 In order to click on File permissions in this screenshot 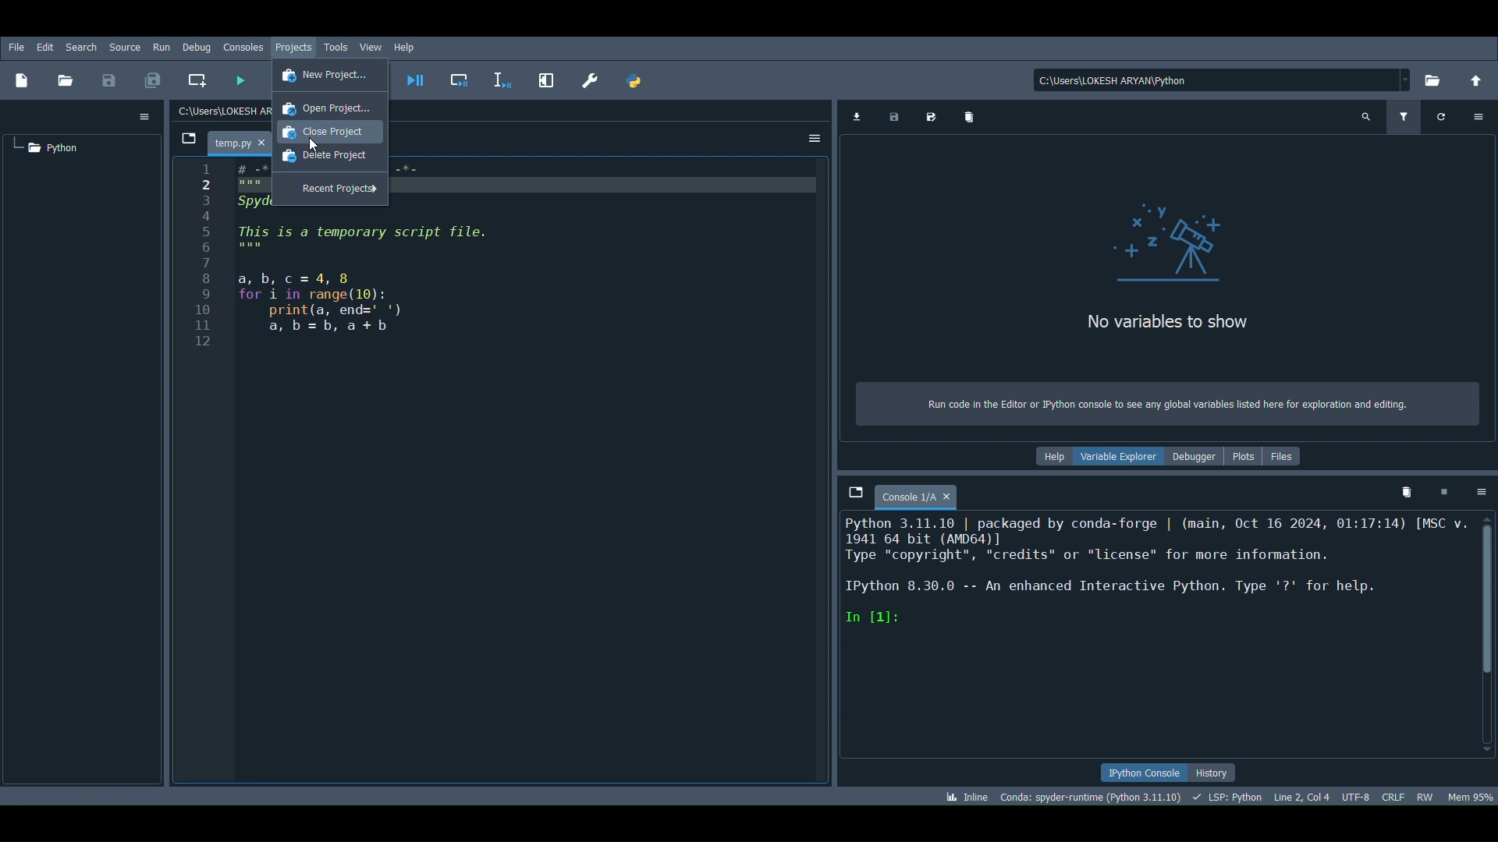, I will do `click(1425, 796)`.